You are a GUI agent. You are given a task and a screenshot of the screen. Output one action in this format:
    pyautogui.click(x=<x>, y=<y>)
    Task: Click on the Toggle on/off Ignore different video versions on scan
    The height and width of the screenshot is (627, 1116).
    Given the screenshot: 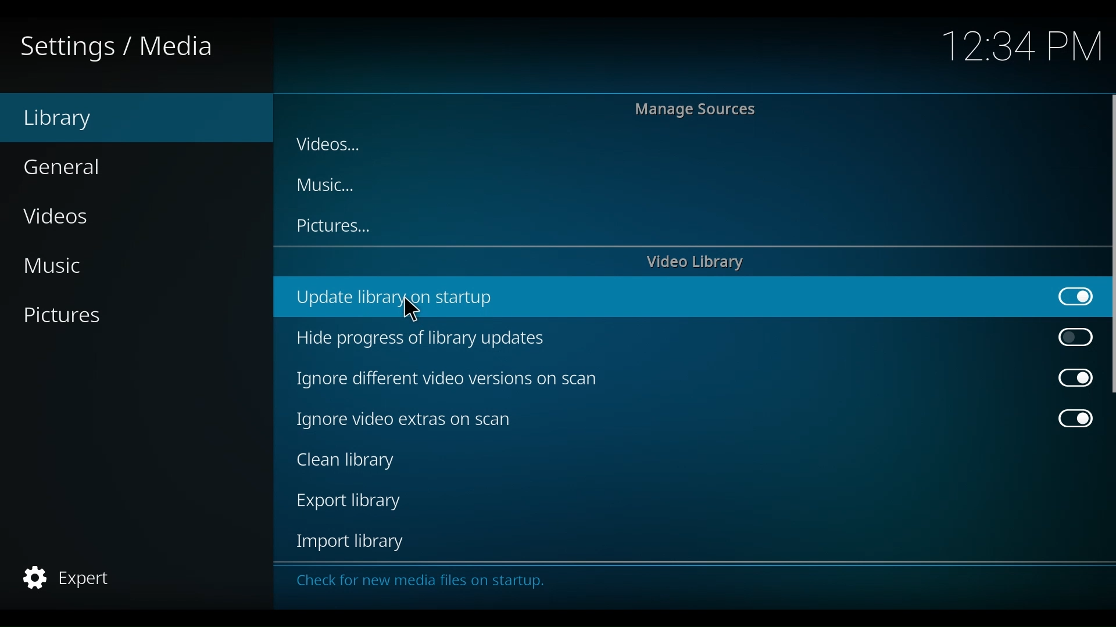 What is the action you would take?
    pyautogui.click(x=1074, y=379)
    